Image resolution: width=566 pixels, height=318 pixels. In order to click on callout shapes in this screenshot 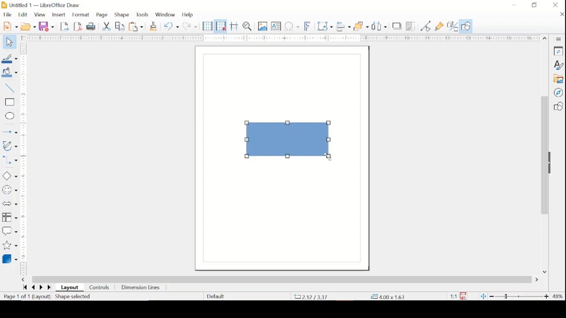, I will do `click(10, 231)`.